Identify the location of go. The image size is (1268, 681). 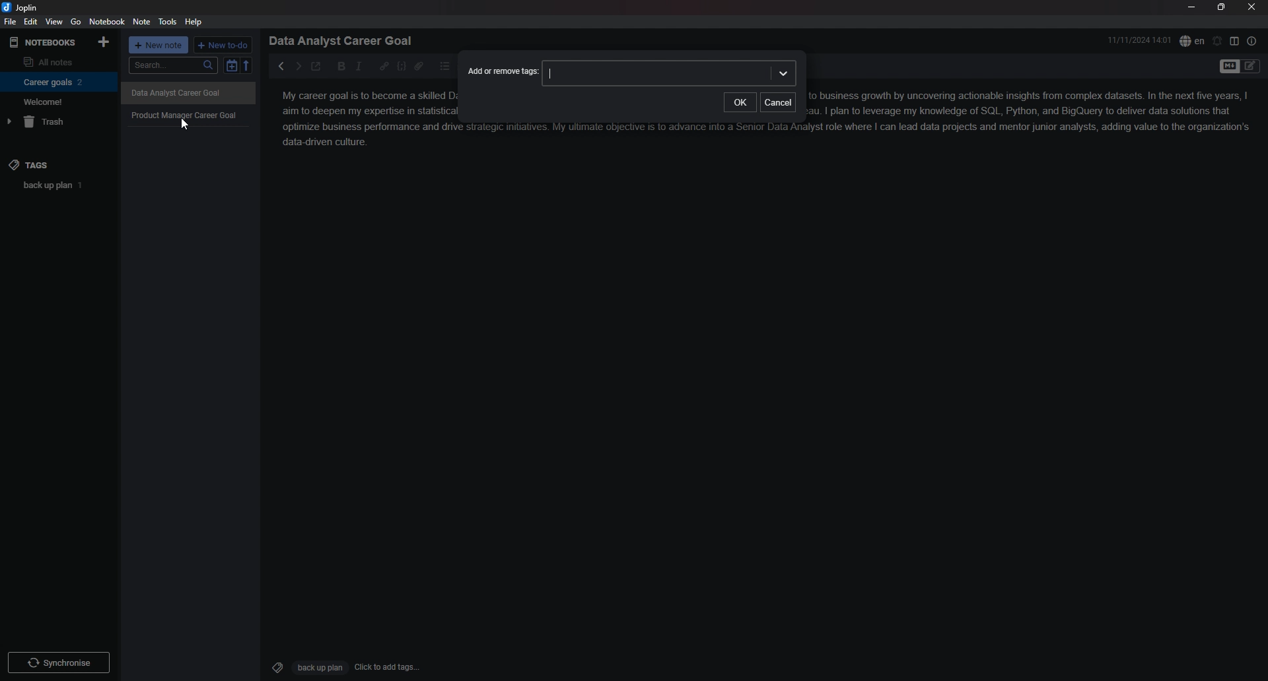
(76, 22).